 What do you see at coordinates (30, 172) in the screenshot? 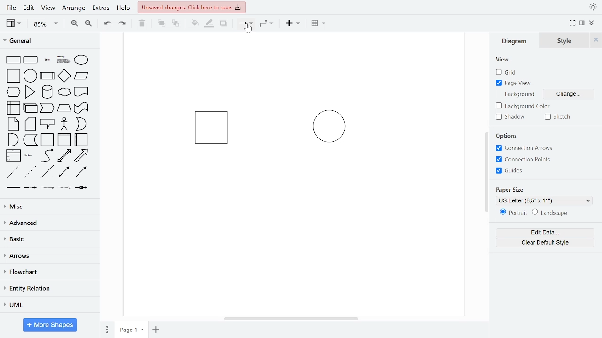
I see `dotted line` at bounding box center [30, 172].